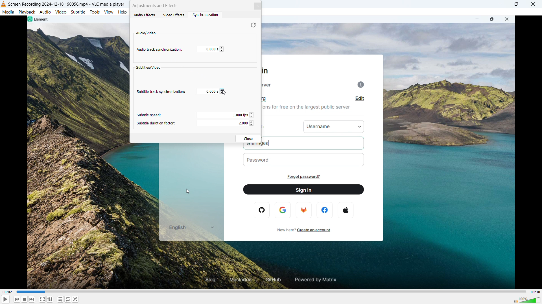 The image size is (542, 304). What do you see at coordinates (345, 210) in the screenshot?
I see `apple logo` at bounding box center [345, 210].